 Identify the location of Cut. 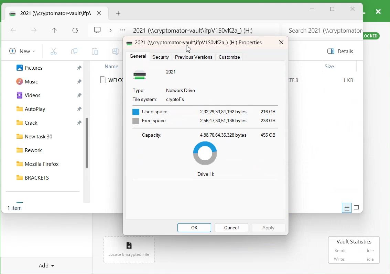
(54, 51).